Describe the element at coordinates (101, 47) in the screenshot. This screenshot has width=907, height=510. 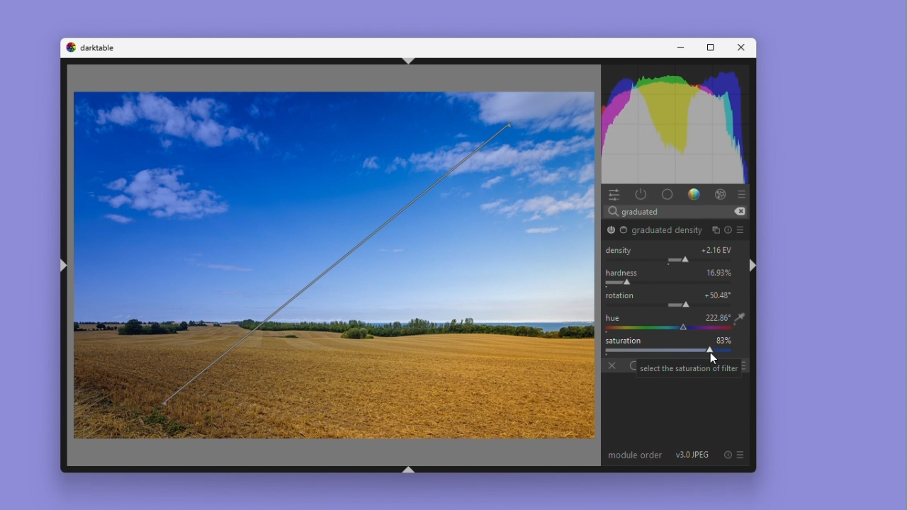
I see `darktable` at that location.